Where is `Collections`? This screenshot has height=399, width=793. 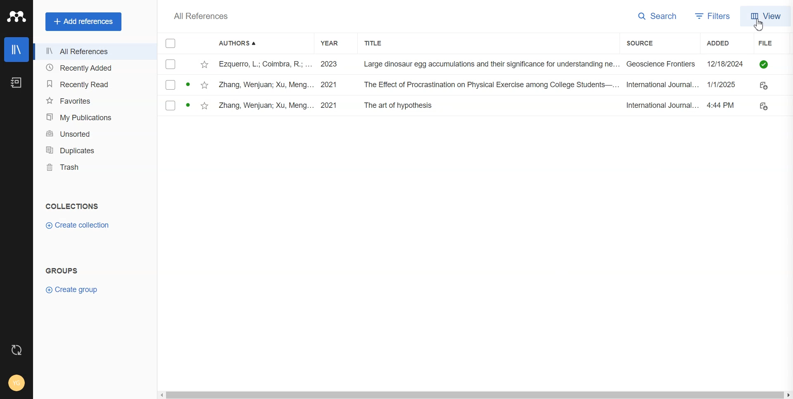 Collections is located at coordinates (74, 205).